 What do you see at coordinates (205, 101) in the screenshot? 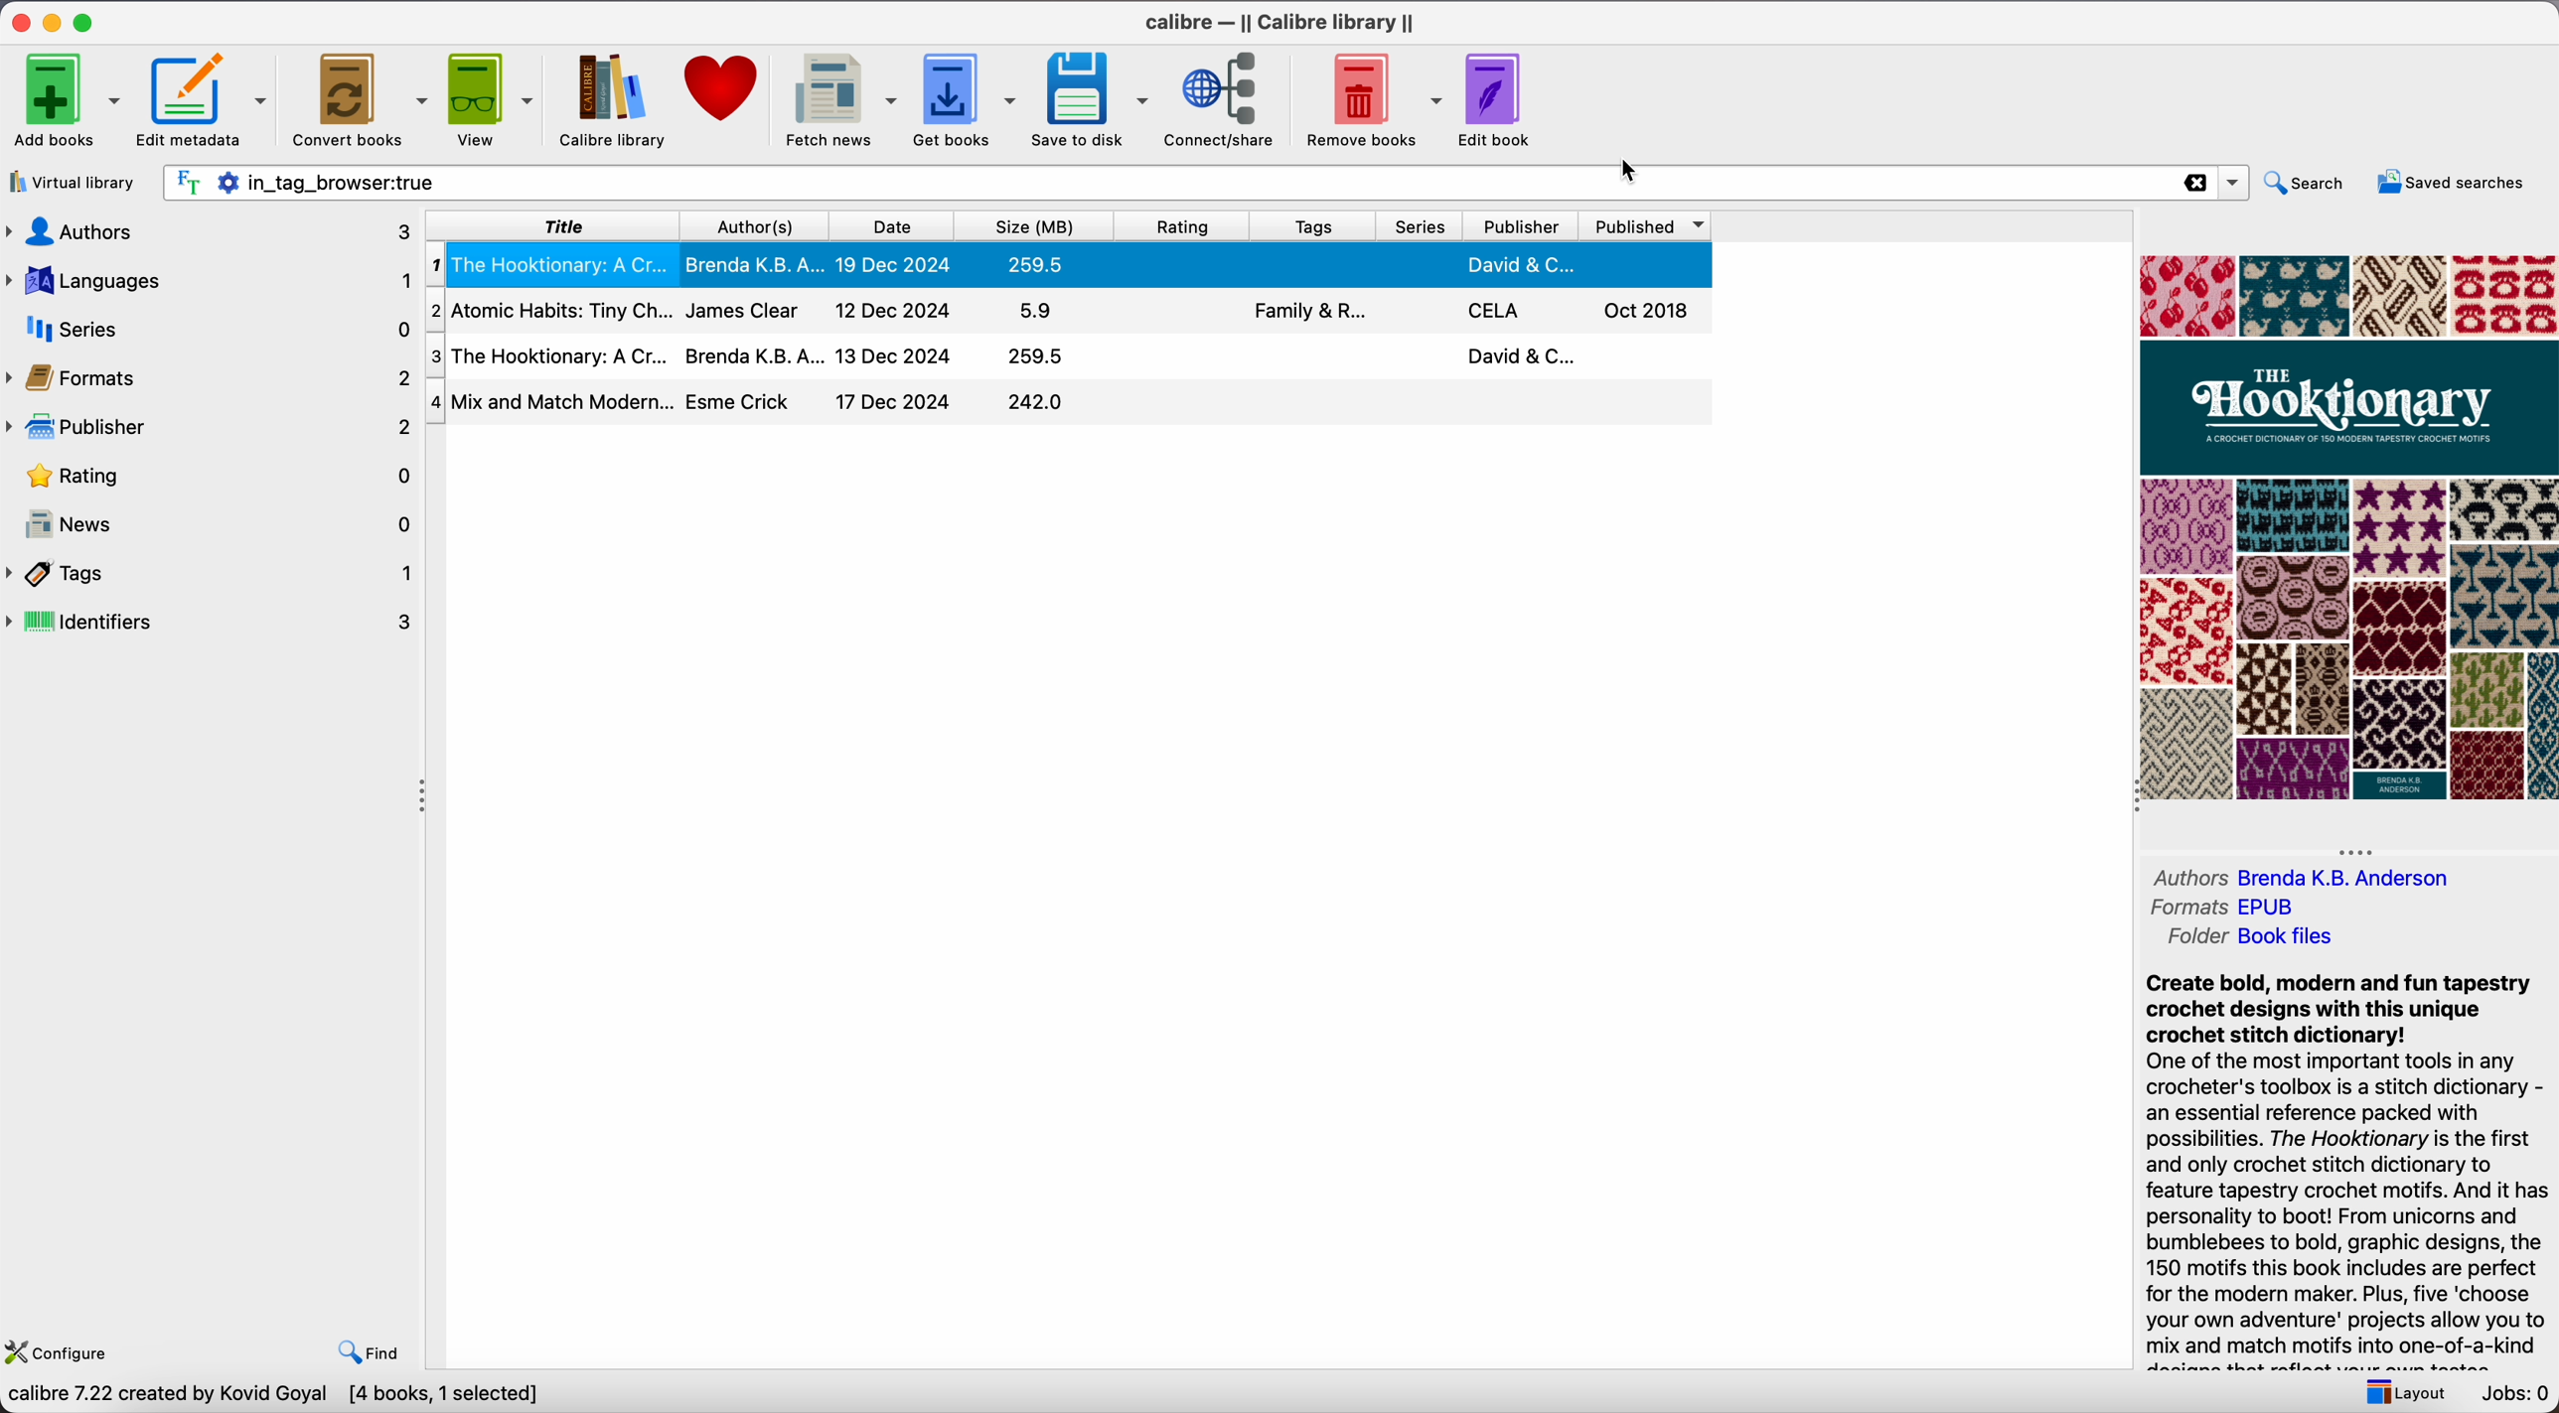
I see `edit metadata` at bounding box center [205, 101].